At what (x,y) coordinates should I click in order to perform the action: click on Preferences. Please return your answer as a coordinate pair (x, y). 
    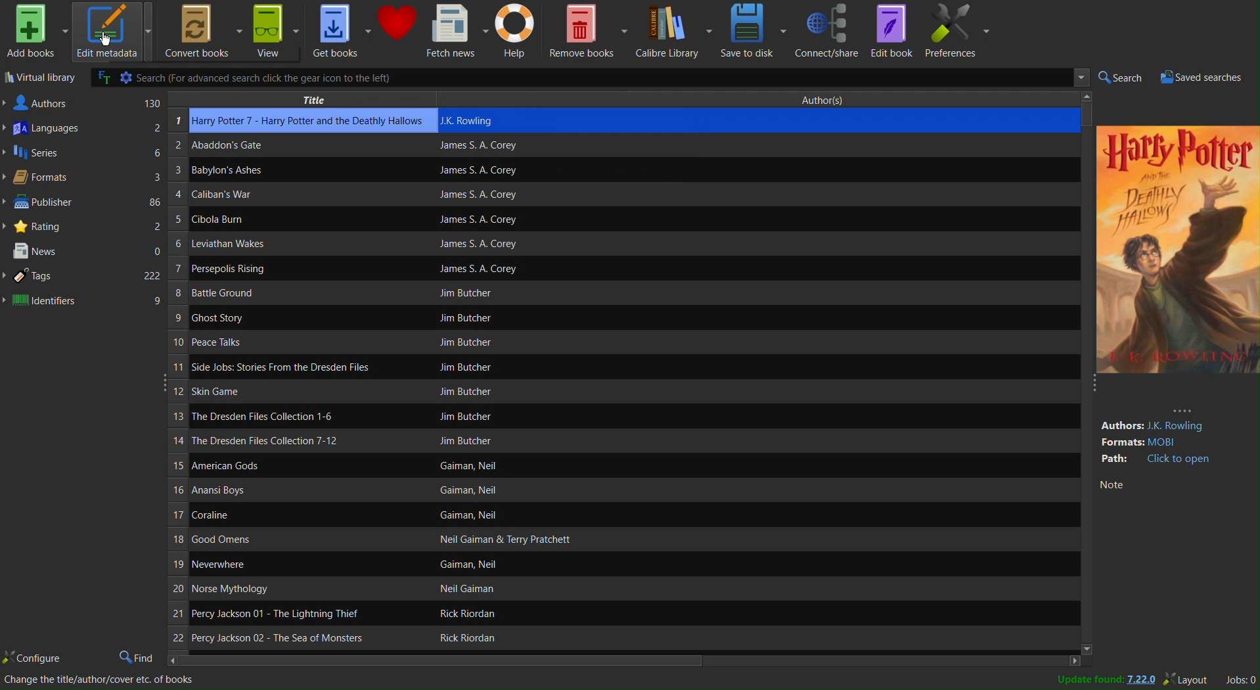
    Looking at the image, I should click on (960, 32).